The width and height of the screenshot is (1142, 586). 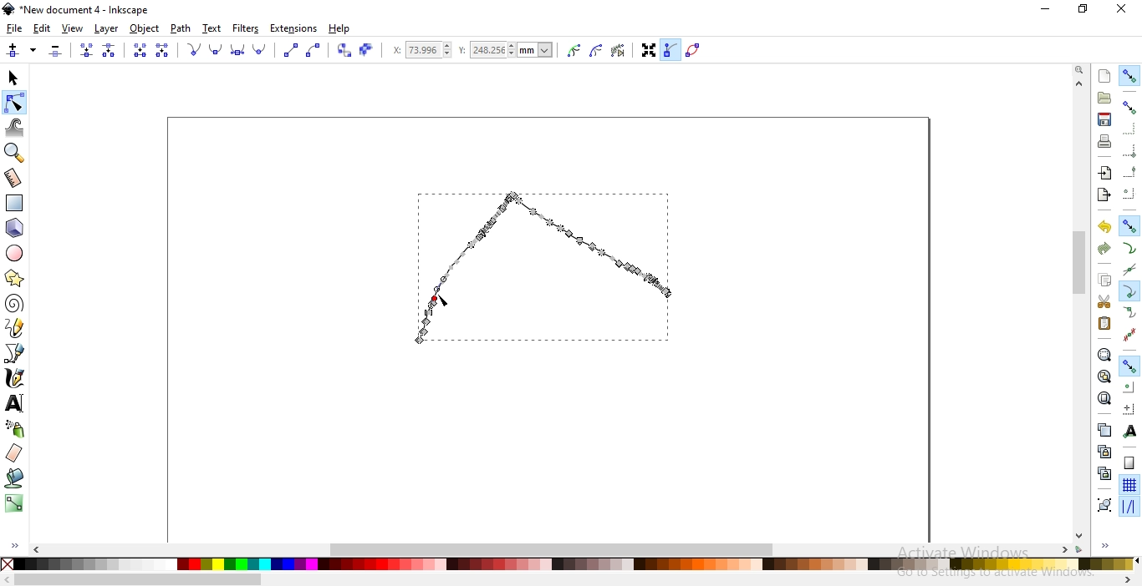 I want to click on break at selected nodes, so click(x=110, y=50).